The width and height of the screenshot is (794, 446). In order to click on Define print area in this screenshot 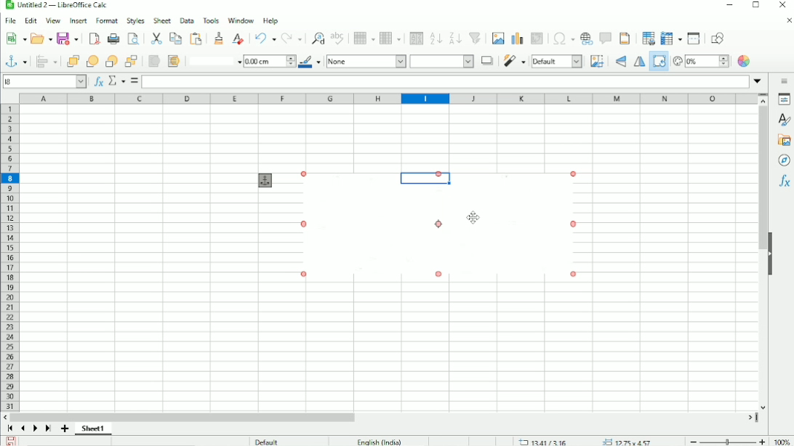, I will do `click(649, 38)`.